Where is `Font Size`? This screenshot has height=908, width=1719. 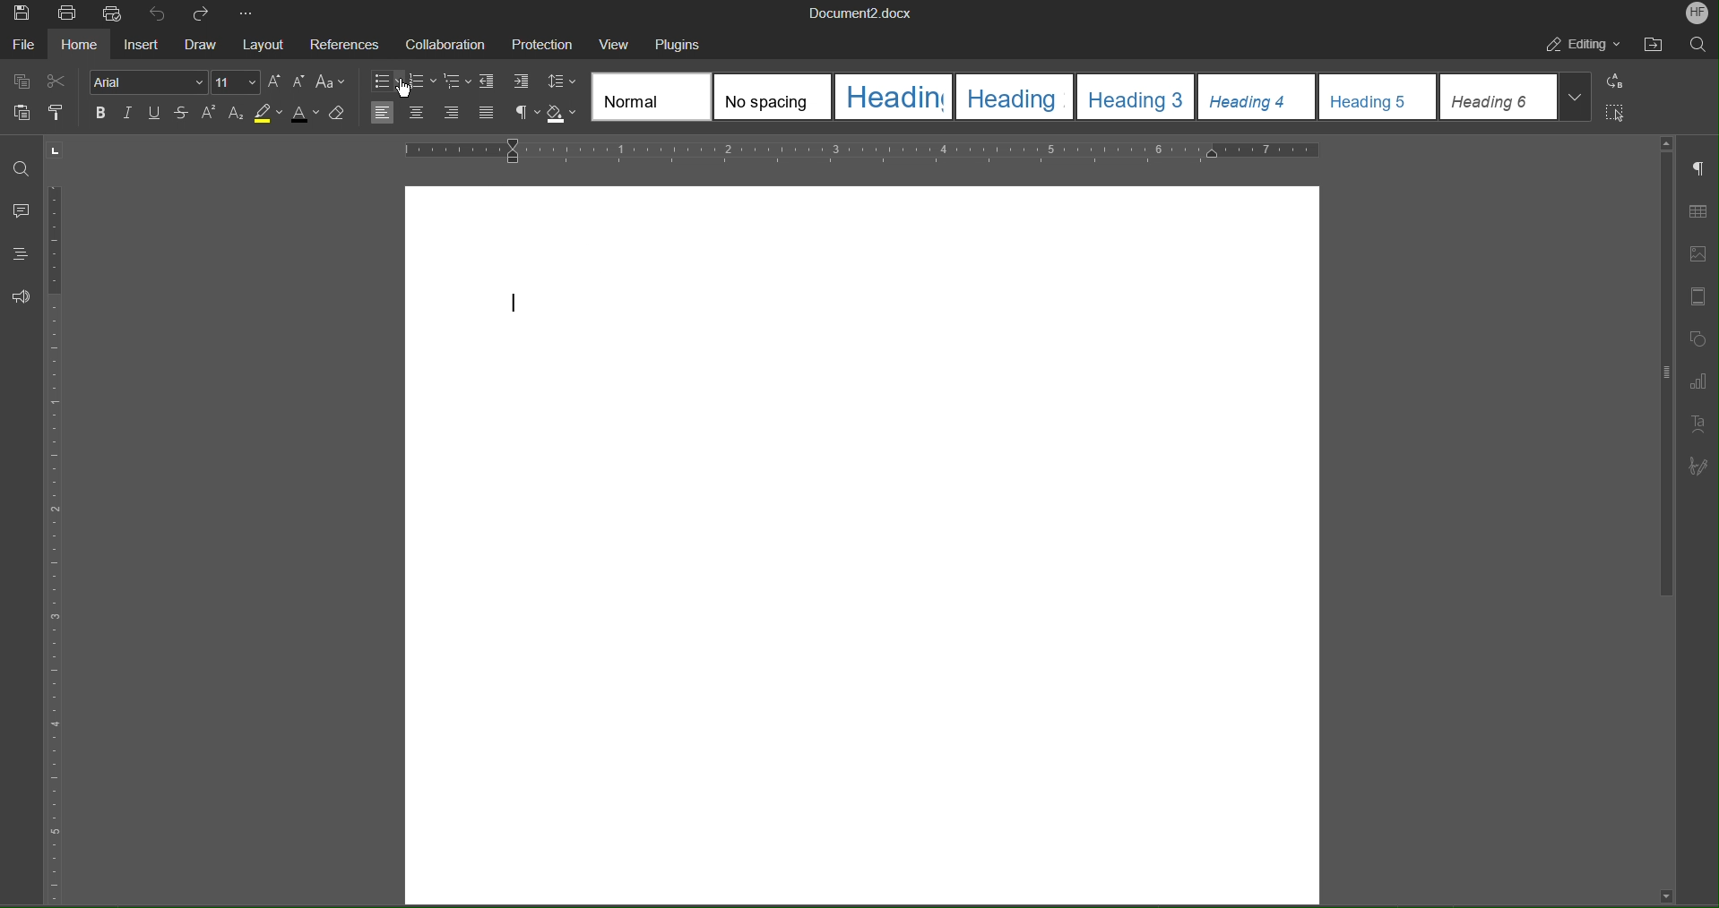 Font Size is located at coordinates (235, 81).